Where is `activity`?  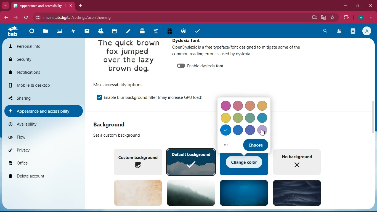 activity is located at coordinates (354, 31).